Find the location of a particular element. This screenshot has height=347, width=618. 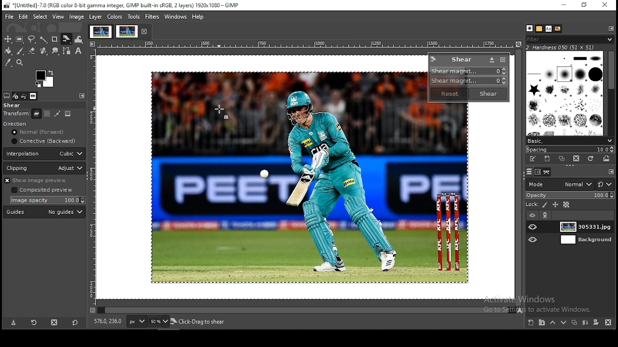

refresh brushes is located at coordinates (591, 159).